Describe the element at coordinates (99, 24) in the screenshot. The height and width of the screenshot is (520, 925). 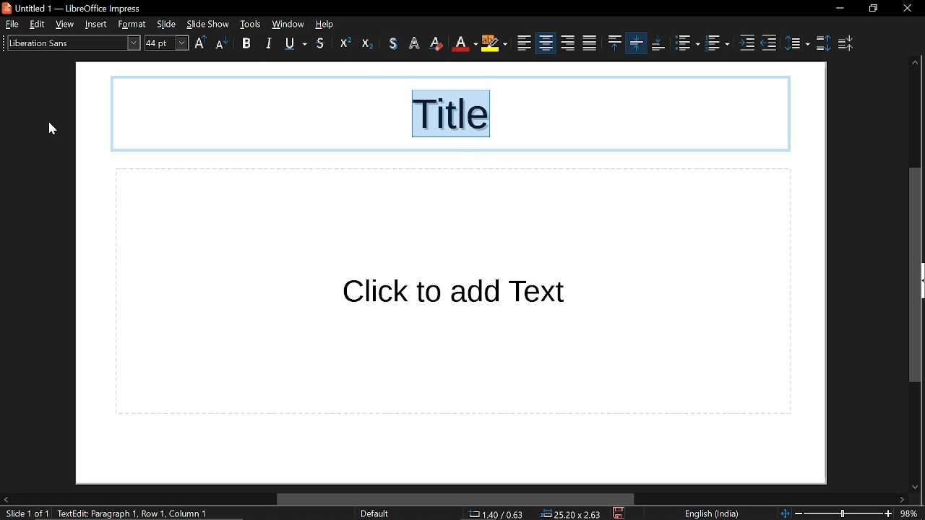
I see `insert` at that location.